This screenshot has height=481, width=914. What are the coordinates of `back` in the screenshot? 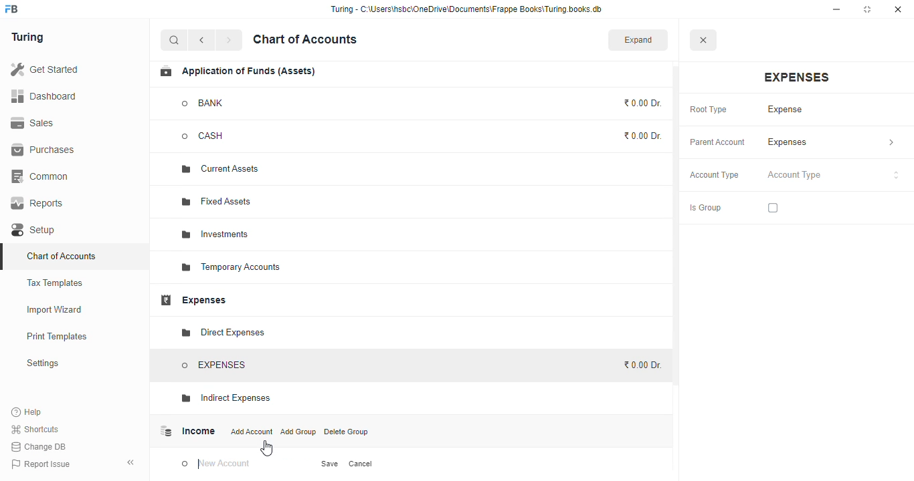 It's located at (201, 40).